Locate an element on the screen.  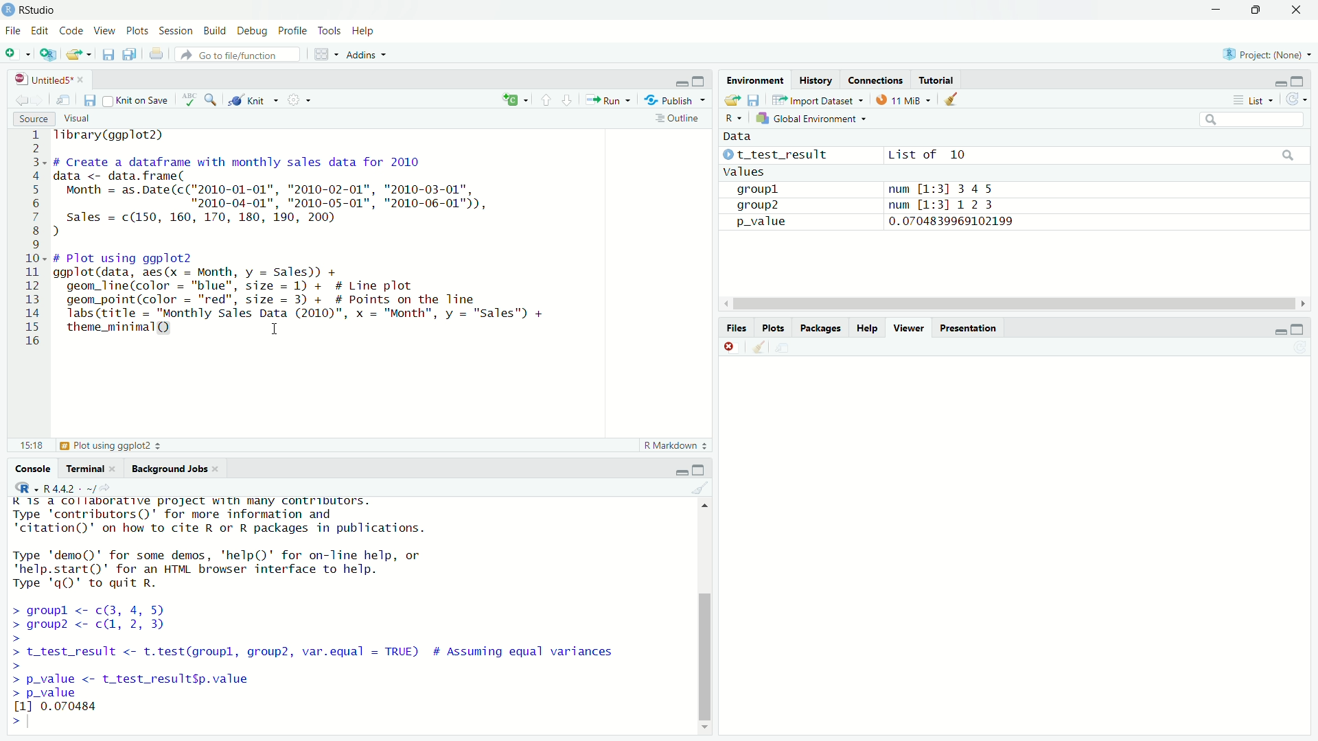
minimise is located at coordinates (678, 80).